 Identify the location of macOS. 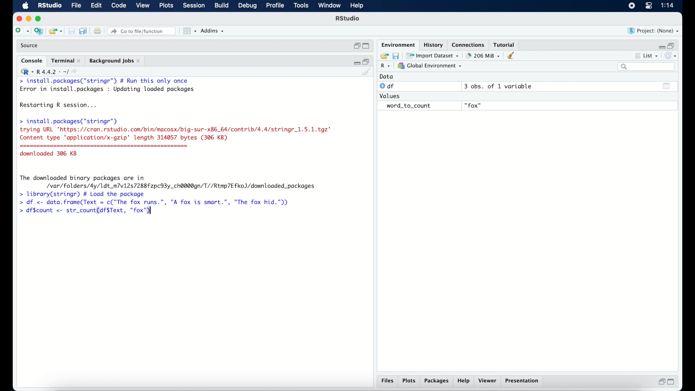
(25, 6).